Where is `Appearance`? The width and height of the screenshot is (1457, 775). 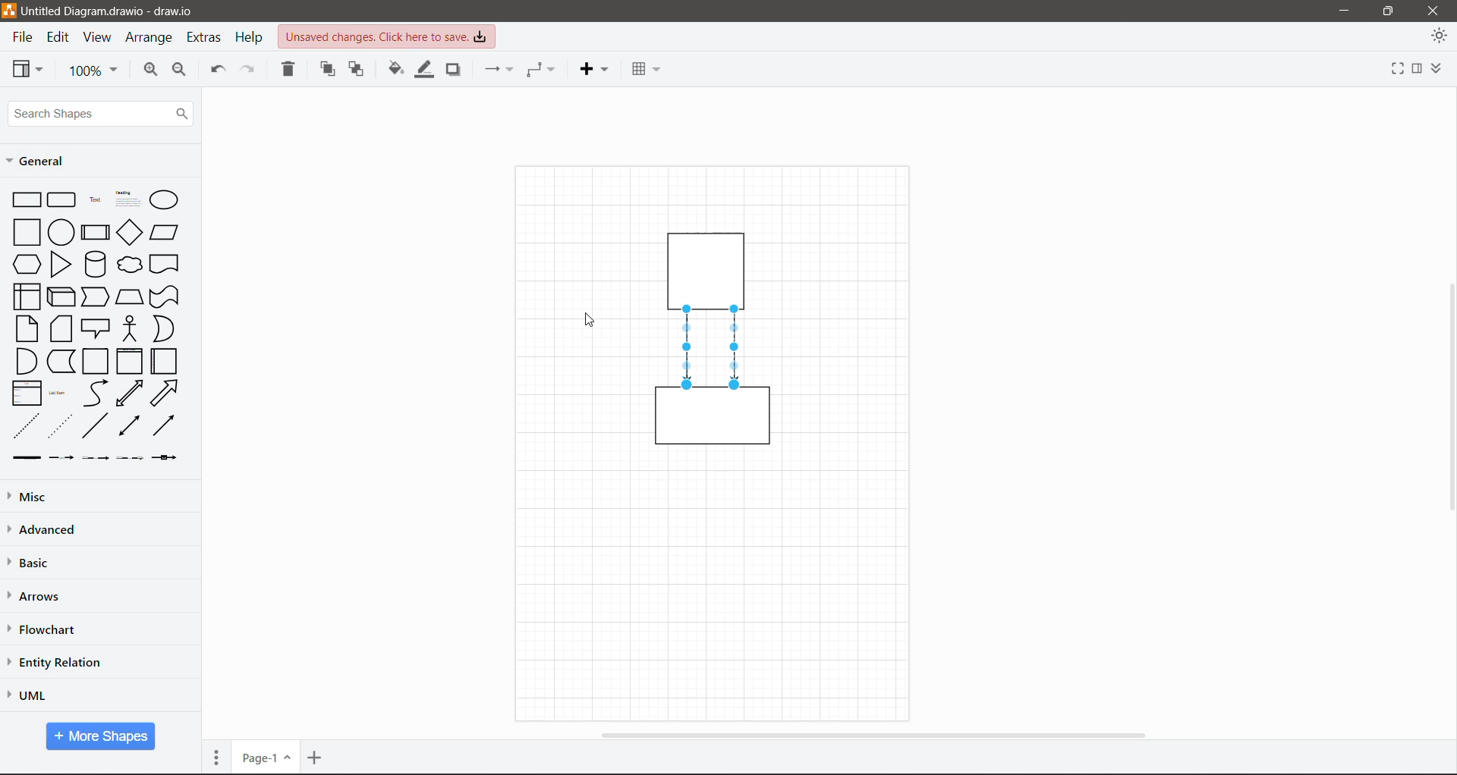
Appearance is located at coordinates (1439, 38).